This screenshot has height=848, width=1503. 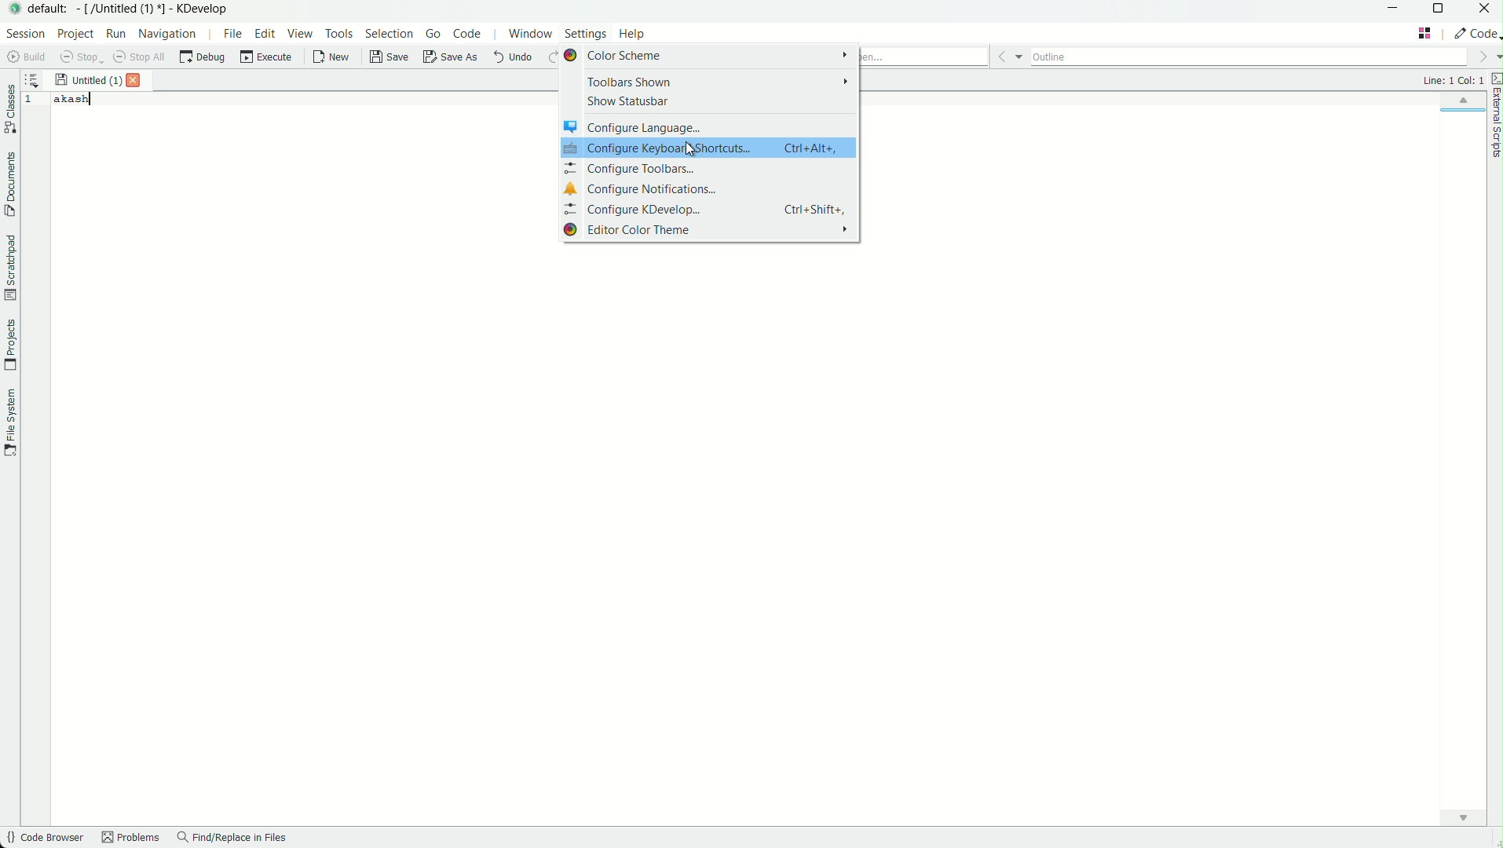 I want to click on color scheme, so click(x=707, y=57).